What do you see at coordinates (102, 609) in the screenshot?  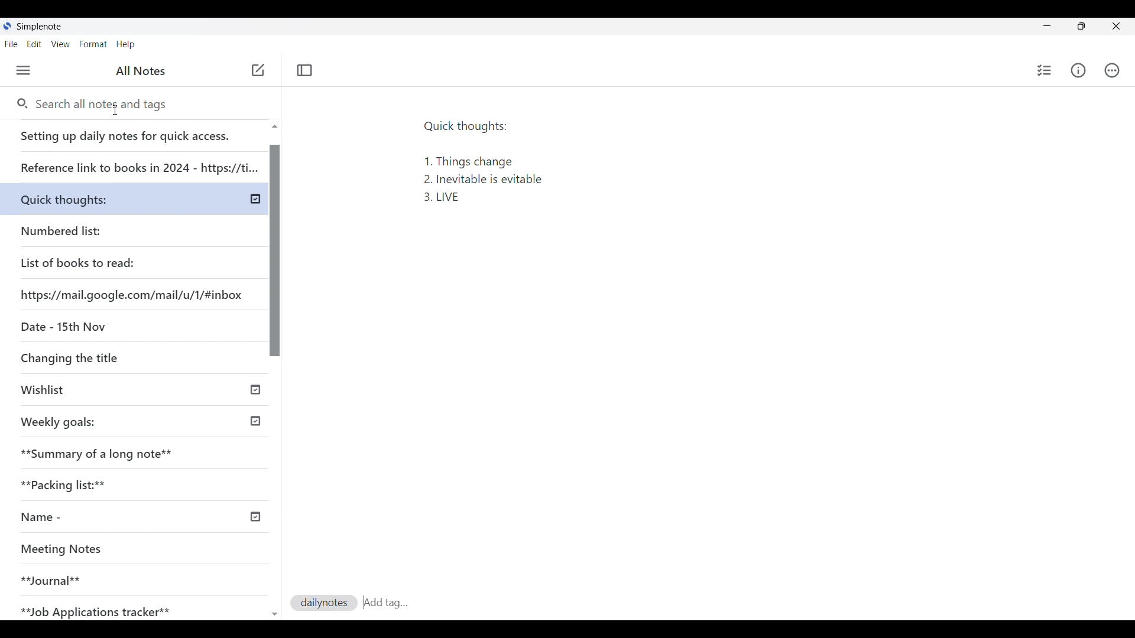 I see `Job Application tracker` at bounding box center [102, 609].